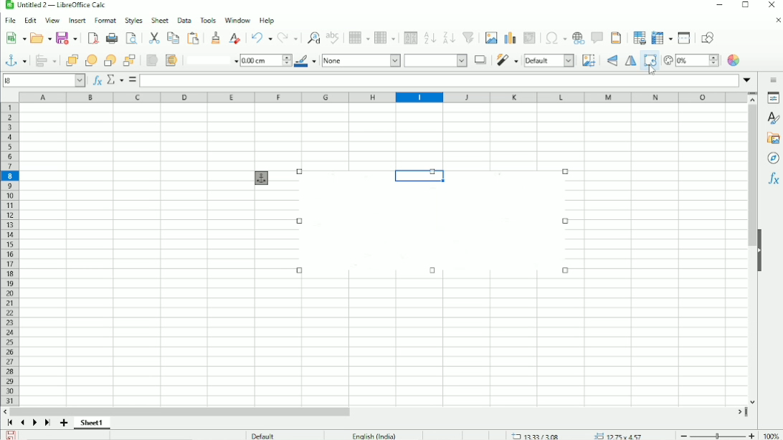 The width and height of the screenshot is (783, 440). Describe the element at coordinates (92, 424) in the screenshot. I see `Sheet 1` at that location.